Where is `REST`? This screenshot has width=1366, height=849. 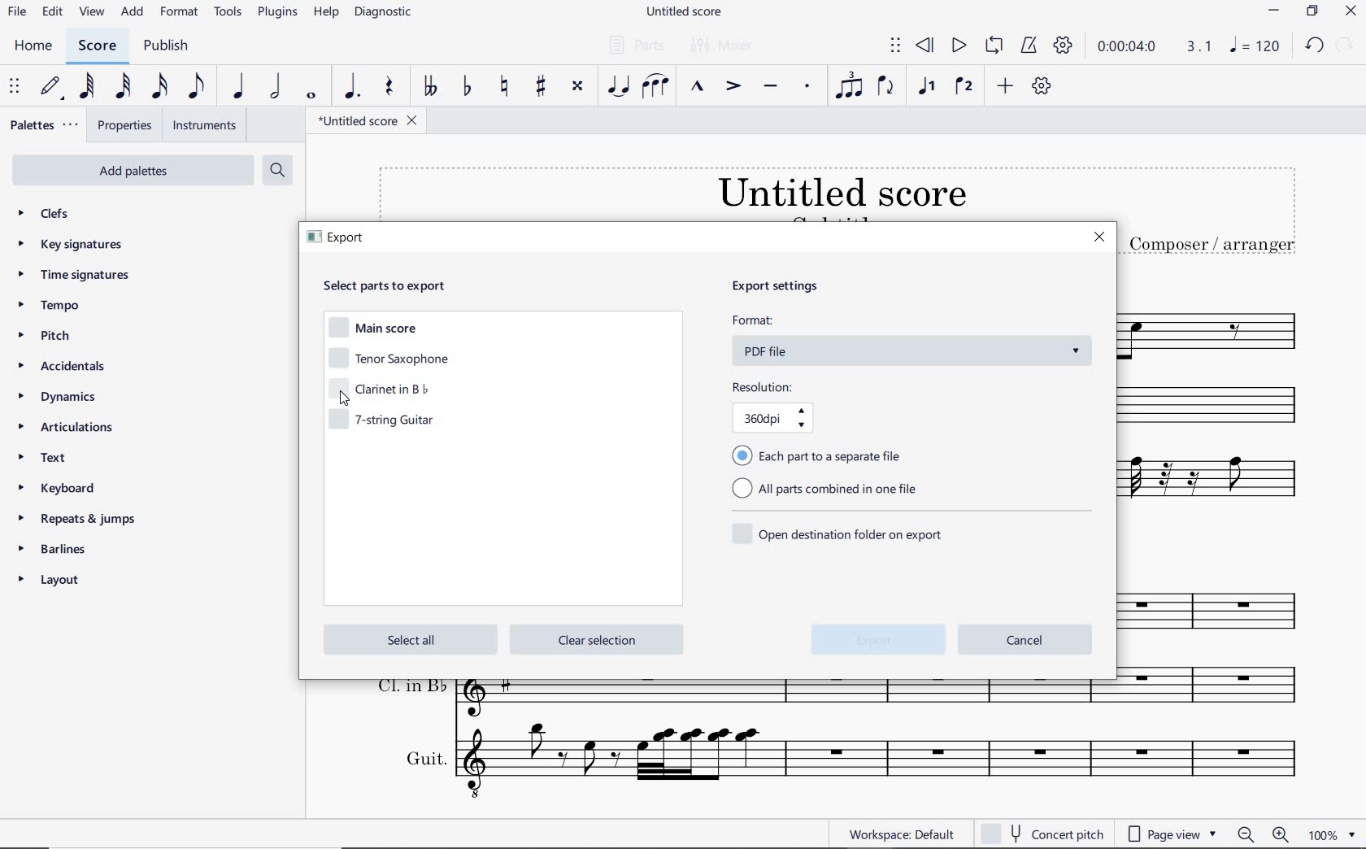
REST is located at coordinates (388, 87).